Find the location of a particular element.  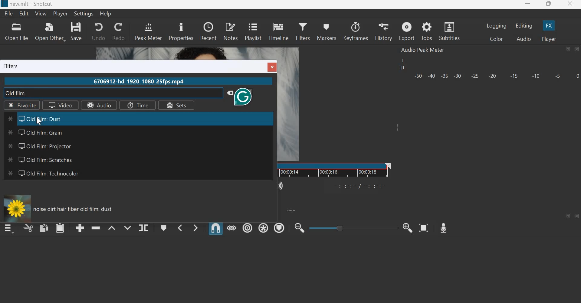

 is located at coordinates (273, 67).